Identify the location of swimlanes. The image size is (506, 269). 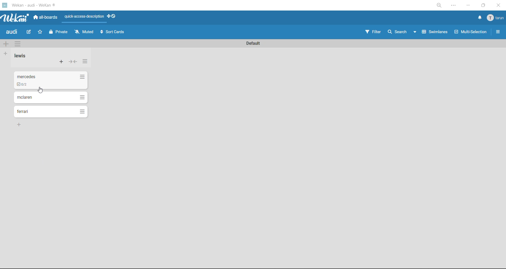
(436, 33).